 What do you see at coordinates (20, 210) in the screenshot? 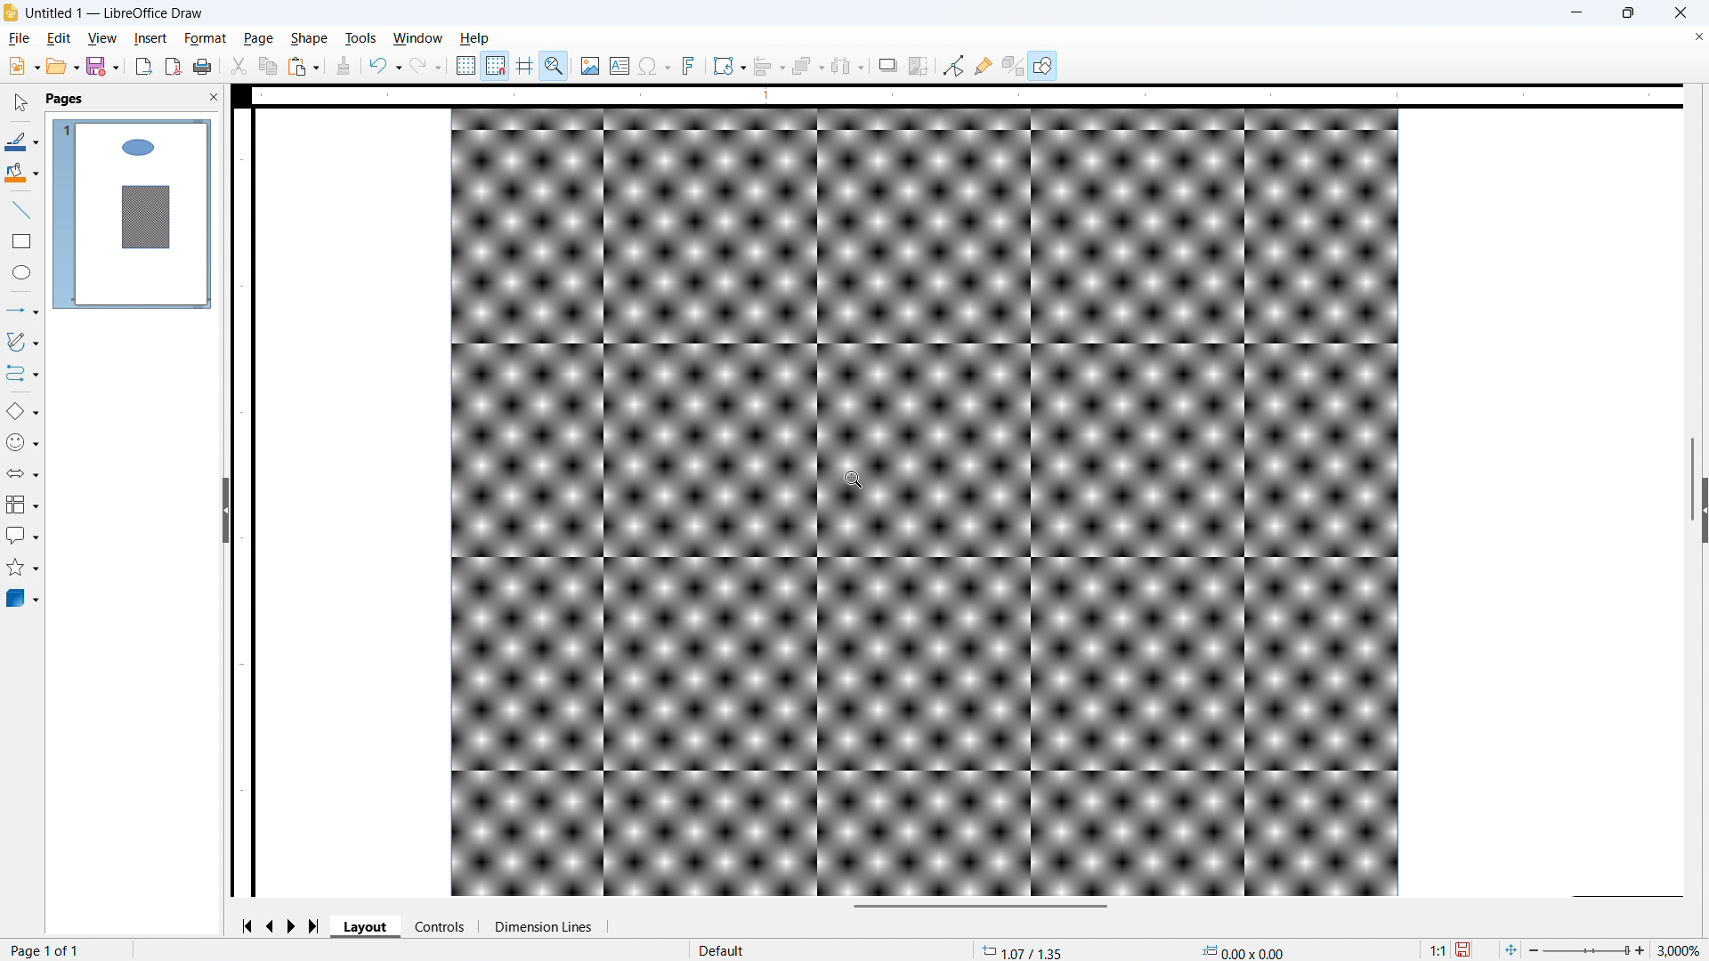
I see `line` at bounding box center [20, 210].